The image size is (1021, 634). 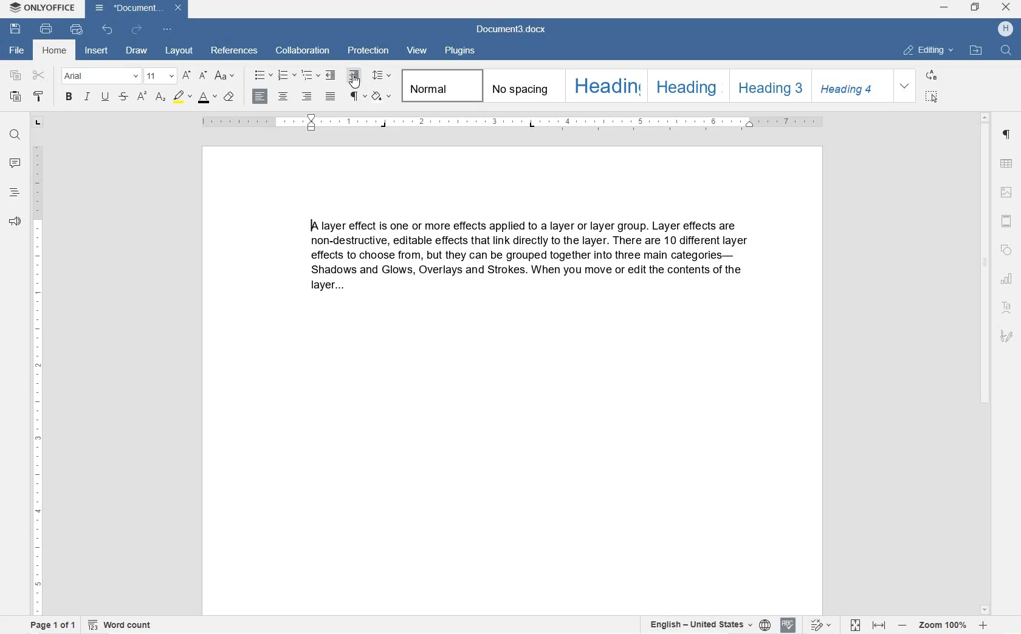 What do you see at coordinates (101, 76) in the screenshot?
I see `FONT NAME` at bounding box center [101, 76].